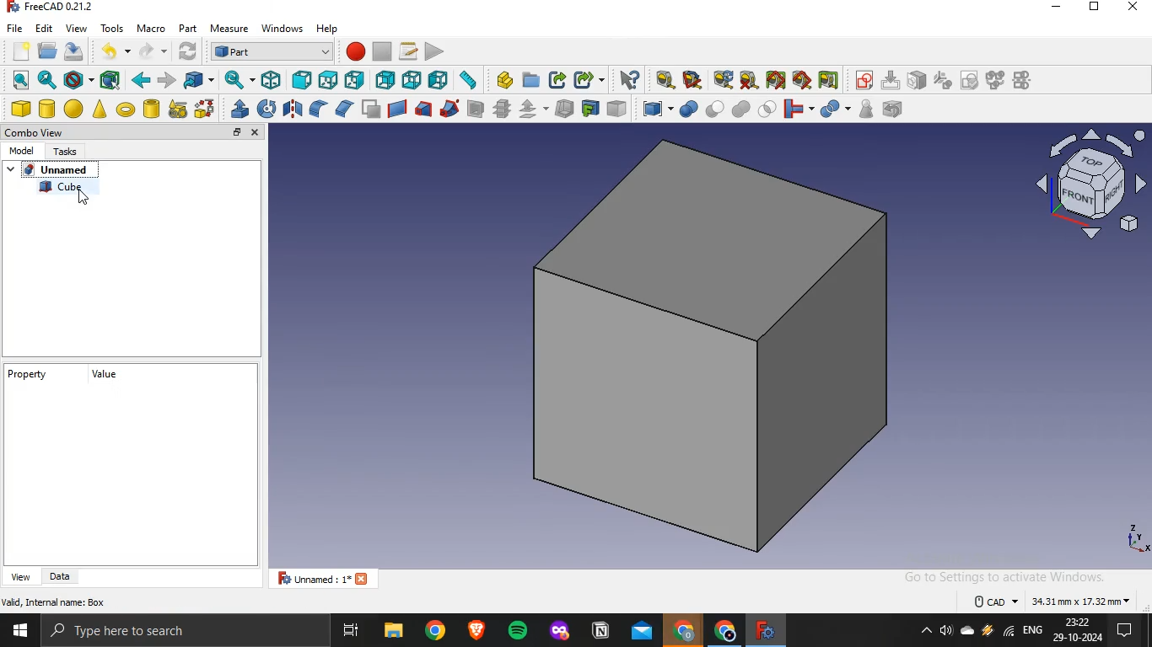 Image resolution: width=1152 pixels, height=647 pixels. What do you see at coordinates (683, 632) in the screenshot?
I see `google chrome` at bounding box center [683, 632].